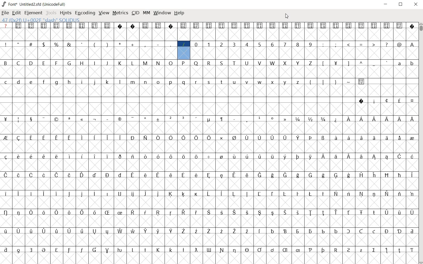  Describe the element at coordinates (399, 64) in the screenshot. I see `glyph` at that location.